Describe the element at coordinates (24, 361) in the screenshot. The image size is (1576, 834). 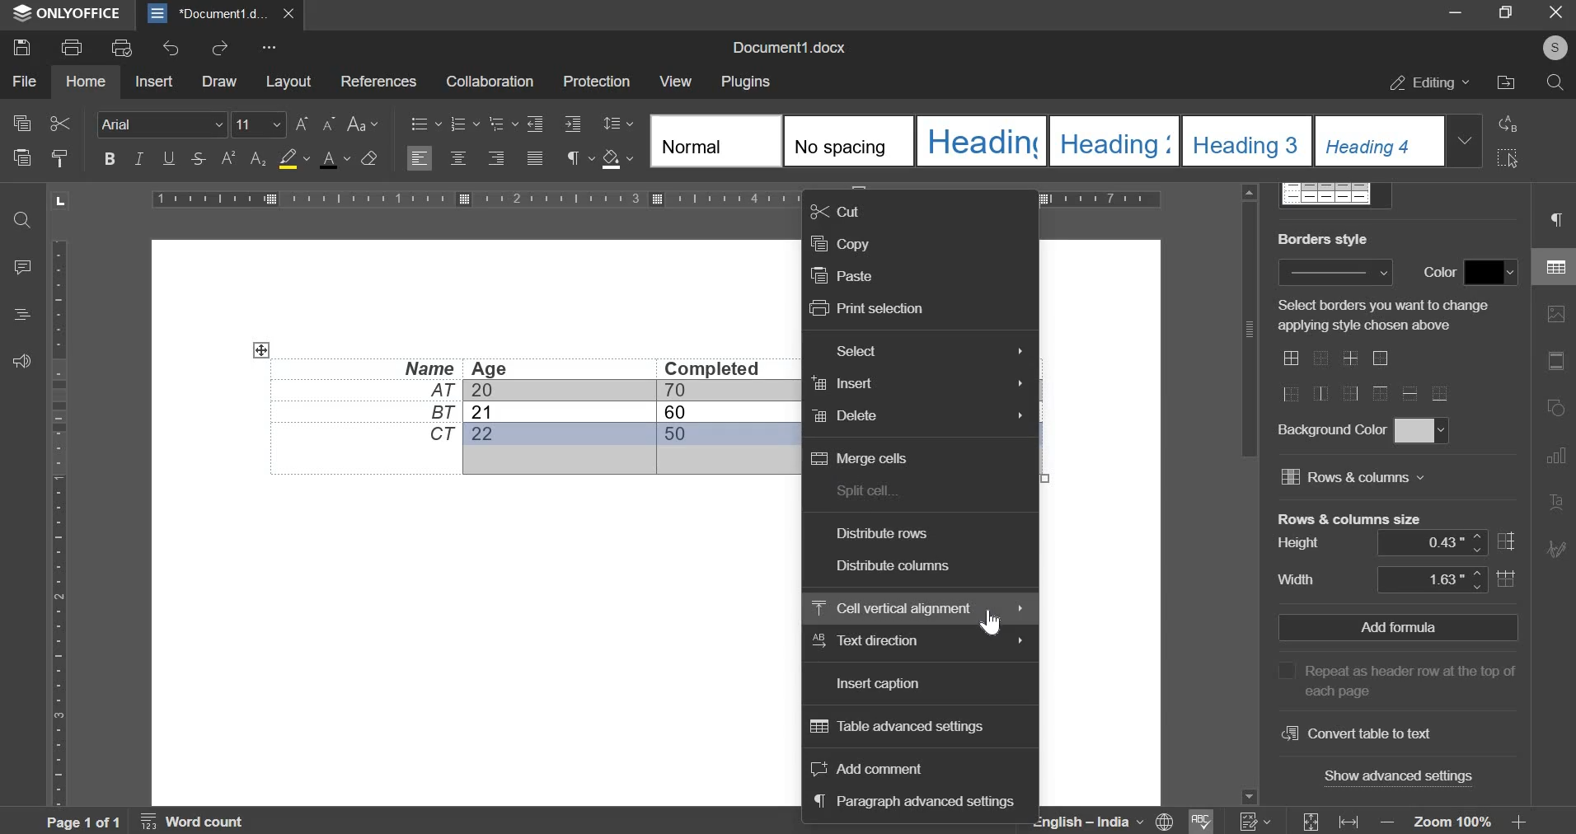
I see `feedback` at that location.